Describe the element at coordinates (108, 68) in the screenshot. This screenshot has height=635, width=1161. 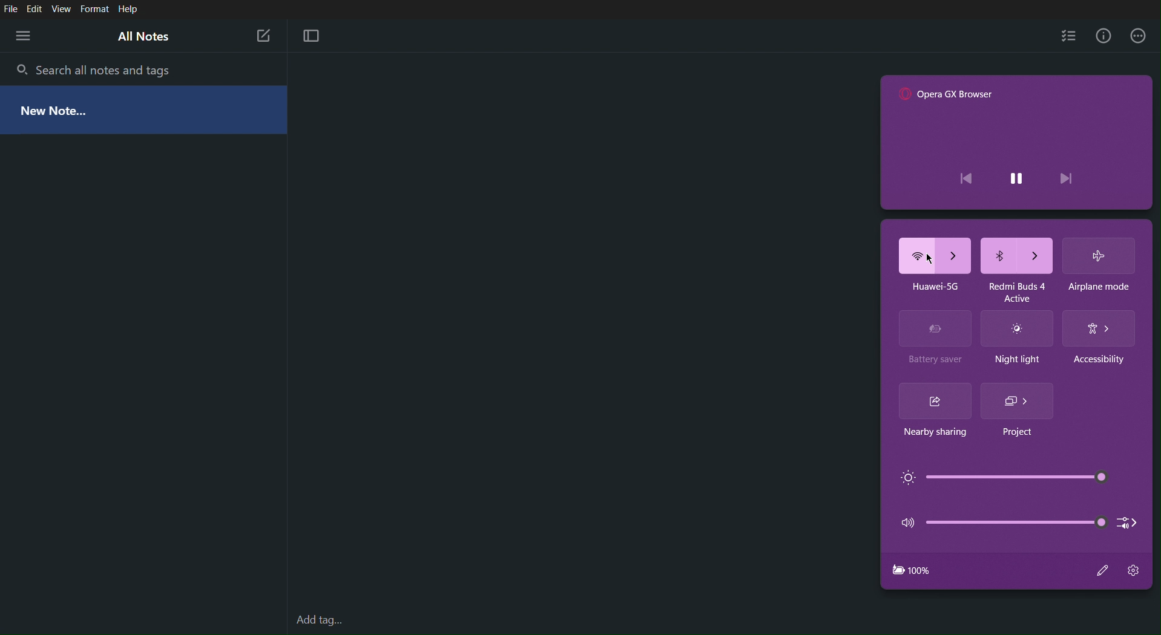
I see `Search all notes and tags` at that location.